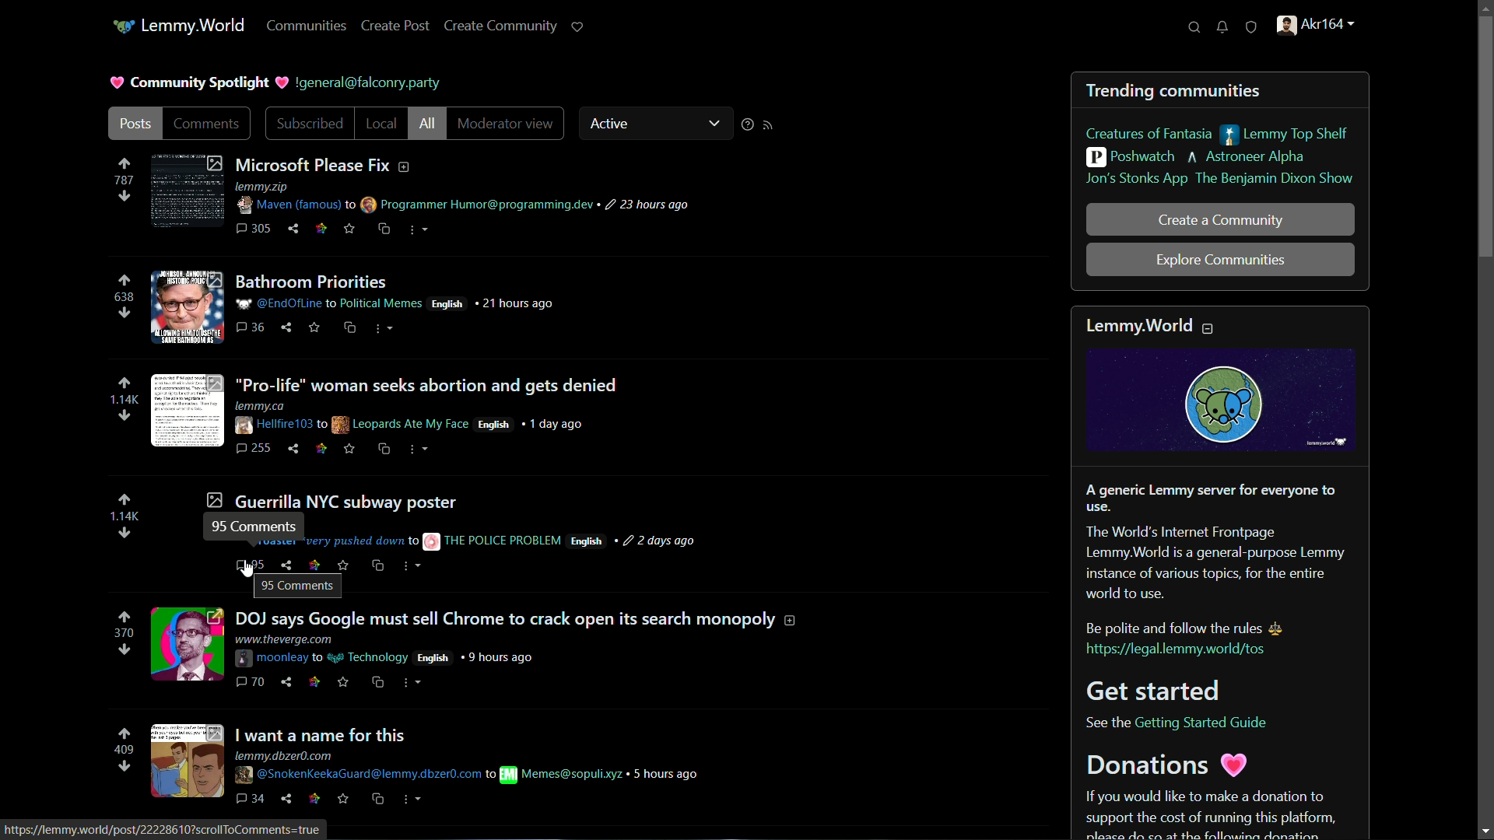 This screenshot has width=1494, height=840. I want to click on 255 comments, so click(254, 448).